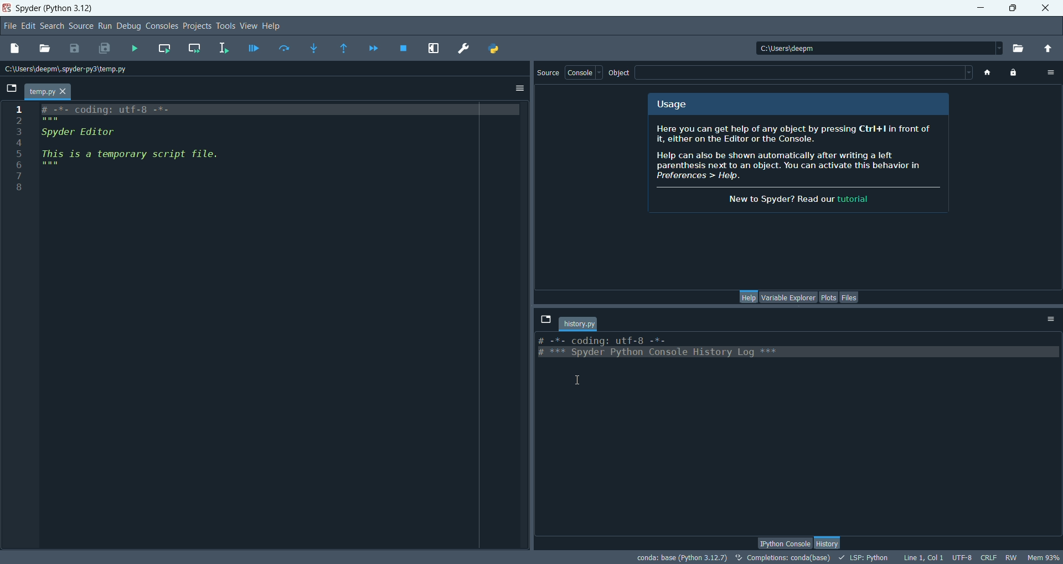  I want to click on conda:base, so click(679, 558).